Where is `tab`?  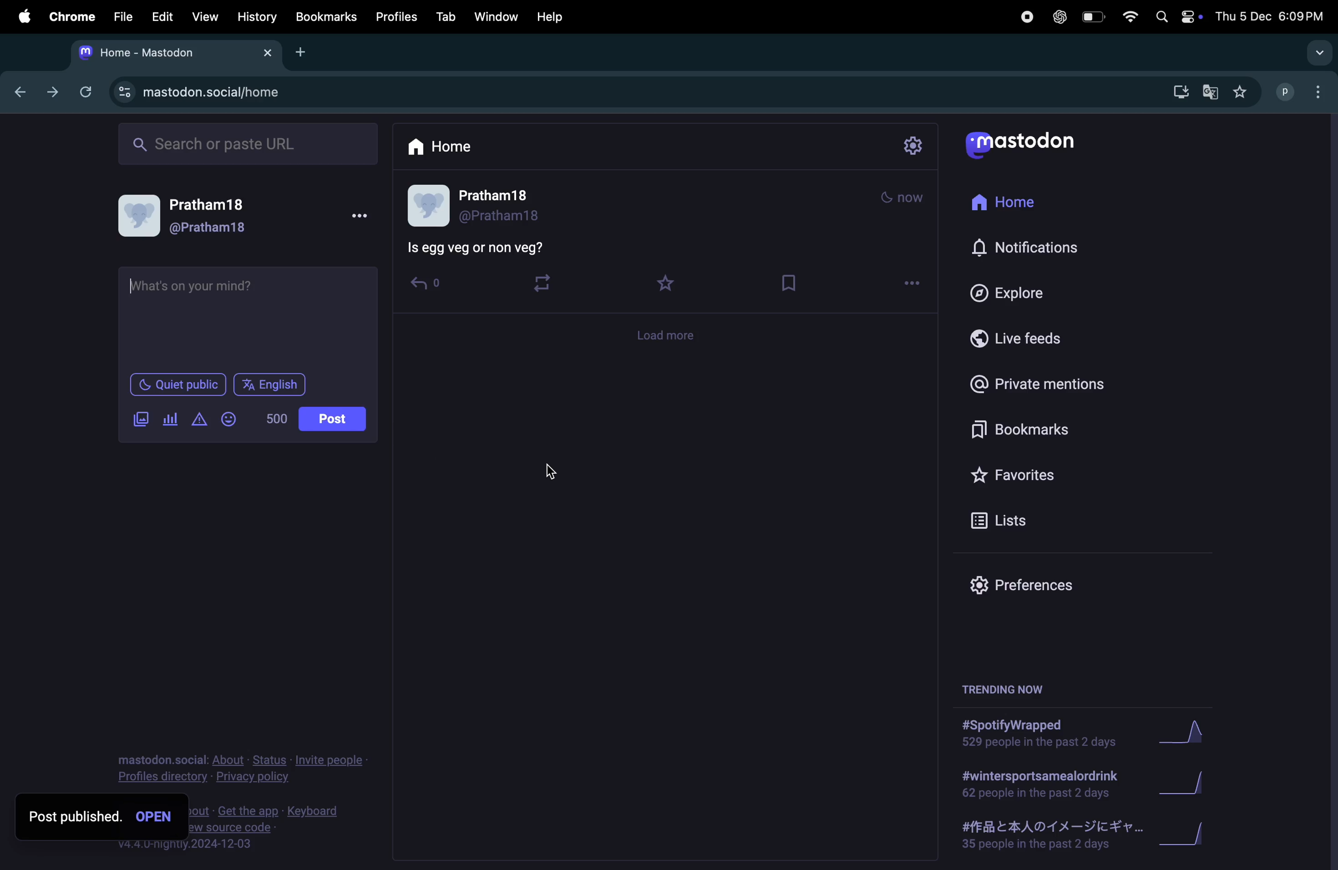 tab is located at coordinates (444, 18).